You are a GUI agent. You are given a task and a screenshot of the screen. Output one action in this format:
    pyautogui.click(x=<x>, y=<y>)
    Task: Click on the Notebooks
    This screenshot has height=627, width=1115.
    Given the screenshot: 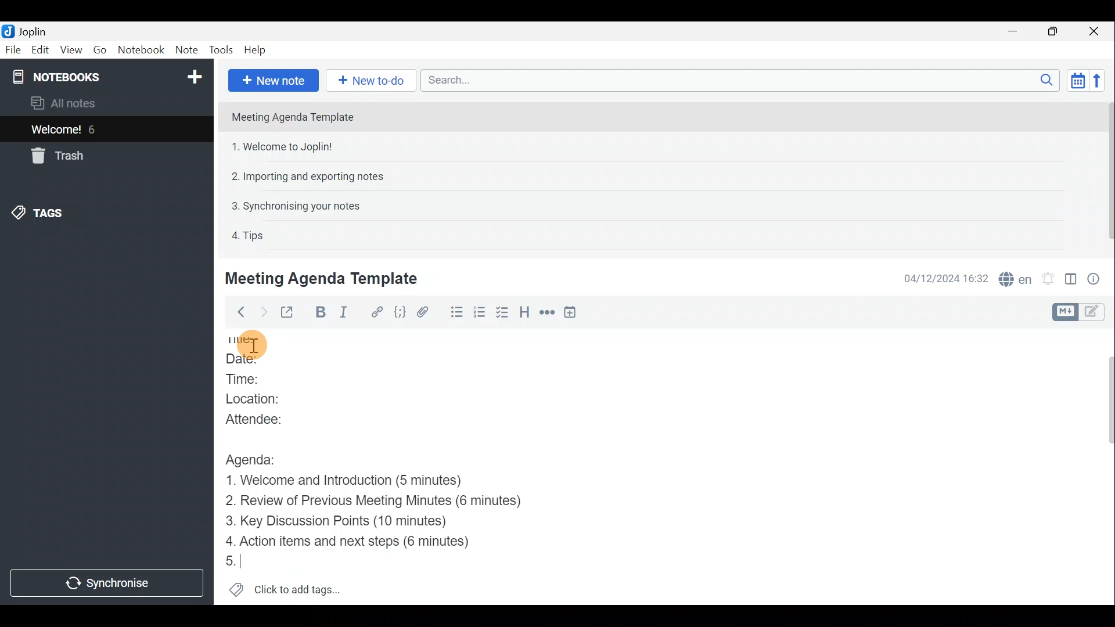 What is the action you would take?
    pyautogui.click(x=109, y=76)
    